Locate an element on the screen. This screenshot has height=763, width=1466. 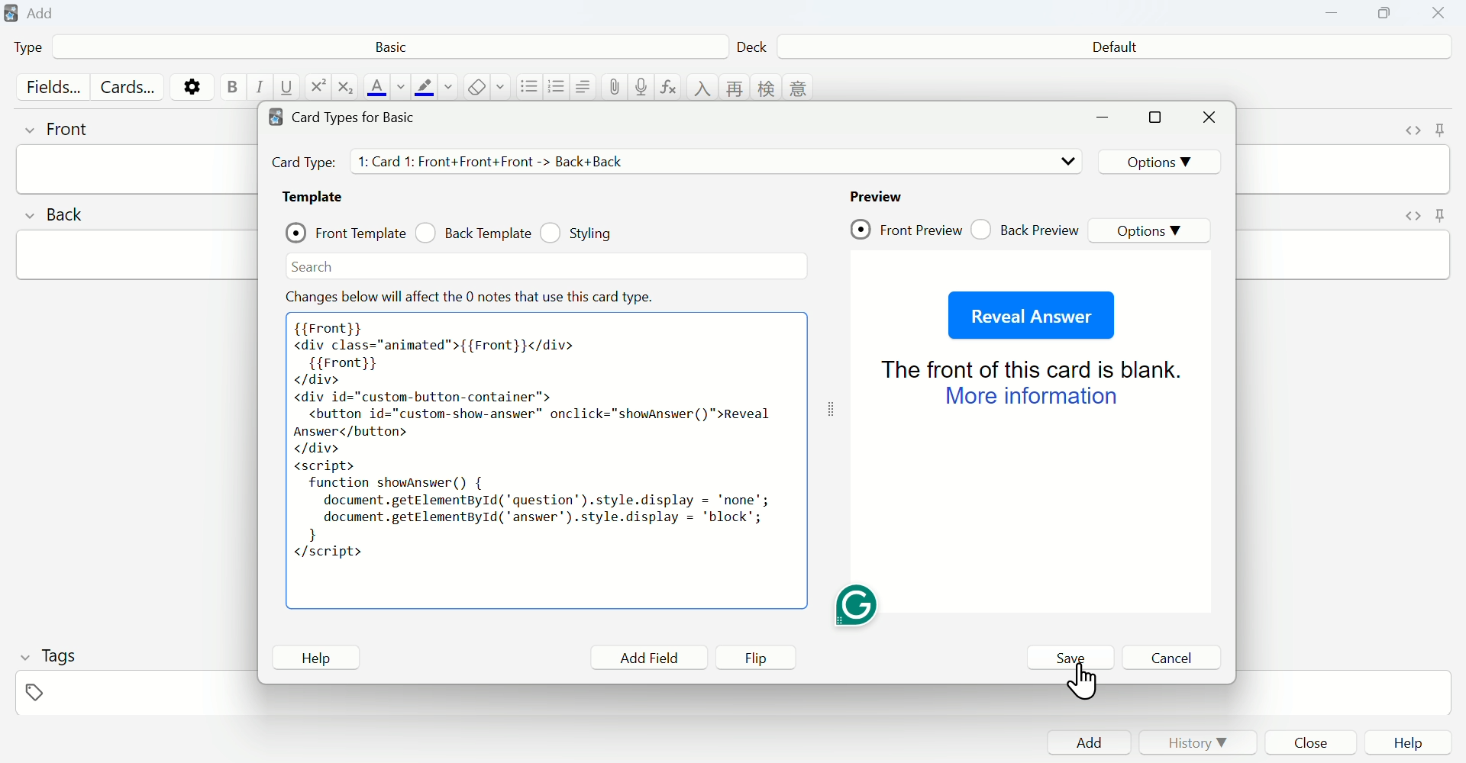
Card Types details is located at coordinates (463, 161).